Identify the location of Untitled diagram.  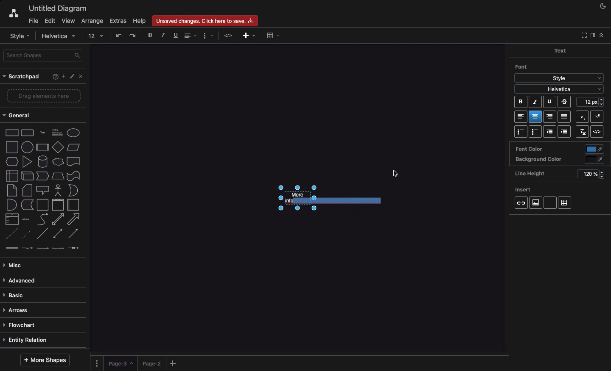
(55, 8).